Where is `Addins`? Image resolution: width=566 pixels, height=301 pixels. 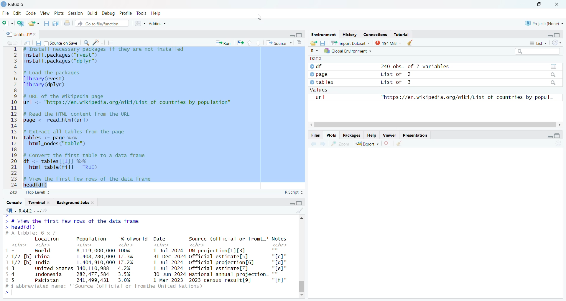
Addins is located at coordinates (158, 23).